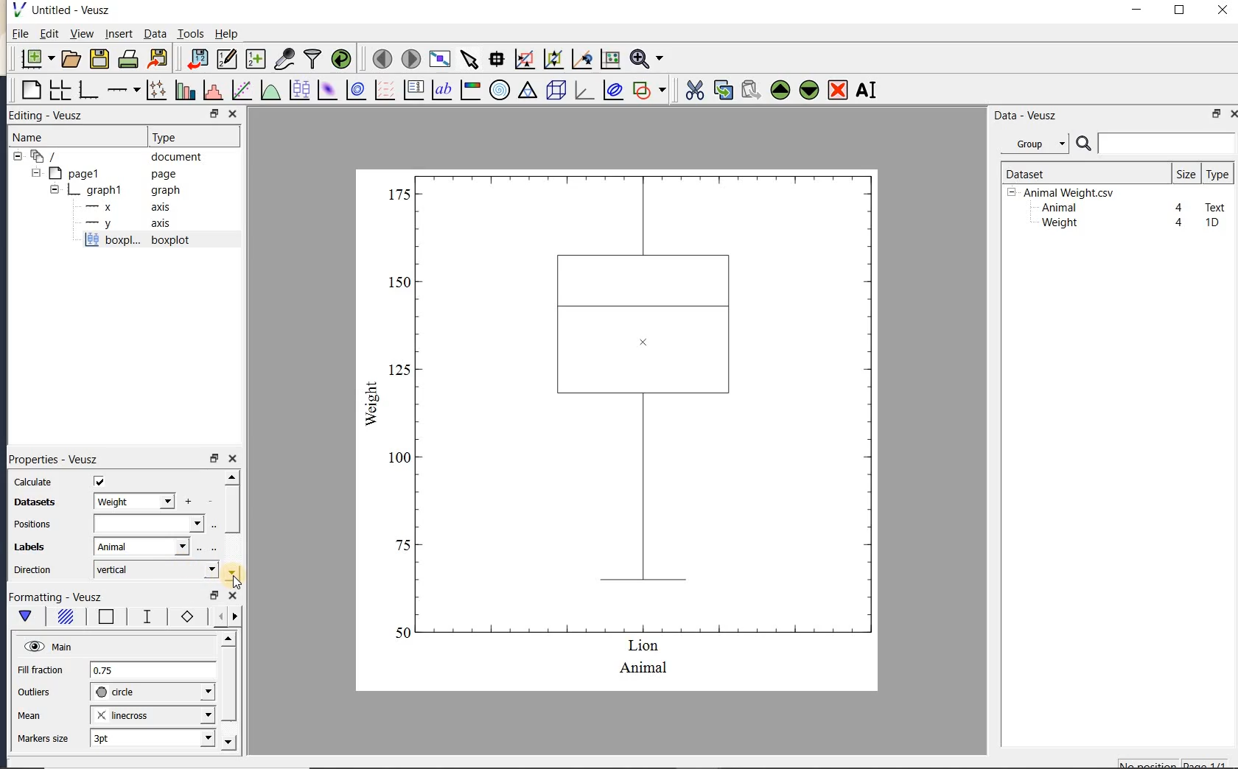 Image resolution: width=1238 pixels, height=769 pixels. I want to click on Fill fraction, so click(41, 671).